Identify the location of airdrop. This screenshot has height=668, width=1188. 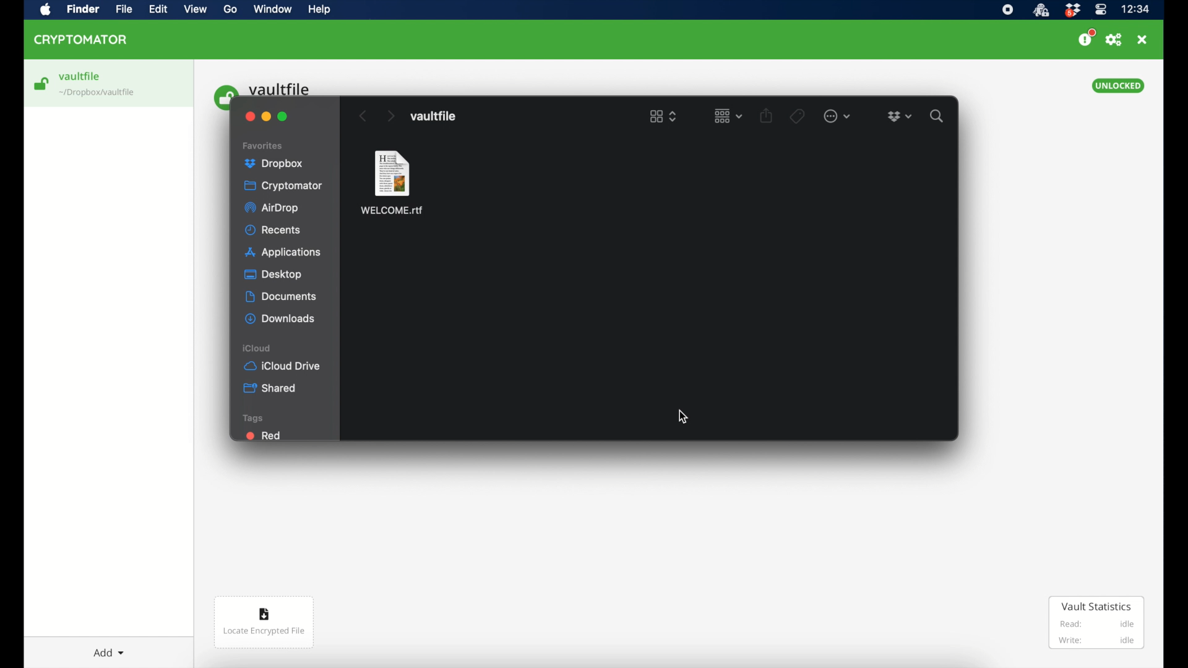
(273, 208).